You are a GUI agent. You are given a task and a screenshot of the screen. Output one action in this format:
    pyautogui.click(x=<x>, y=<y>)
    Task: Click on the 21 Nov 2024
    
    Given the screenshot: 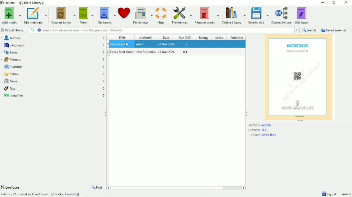 What is the action you would take?
    pyautogui.click(x=166, y=44)
    